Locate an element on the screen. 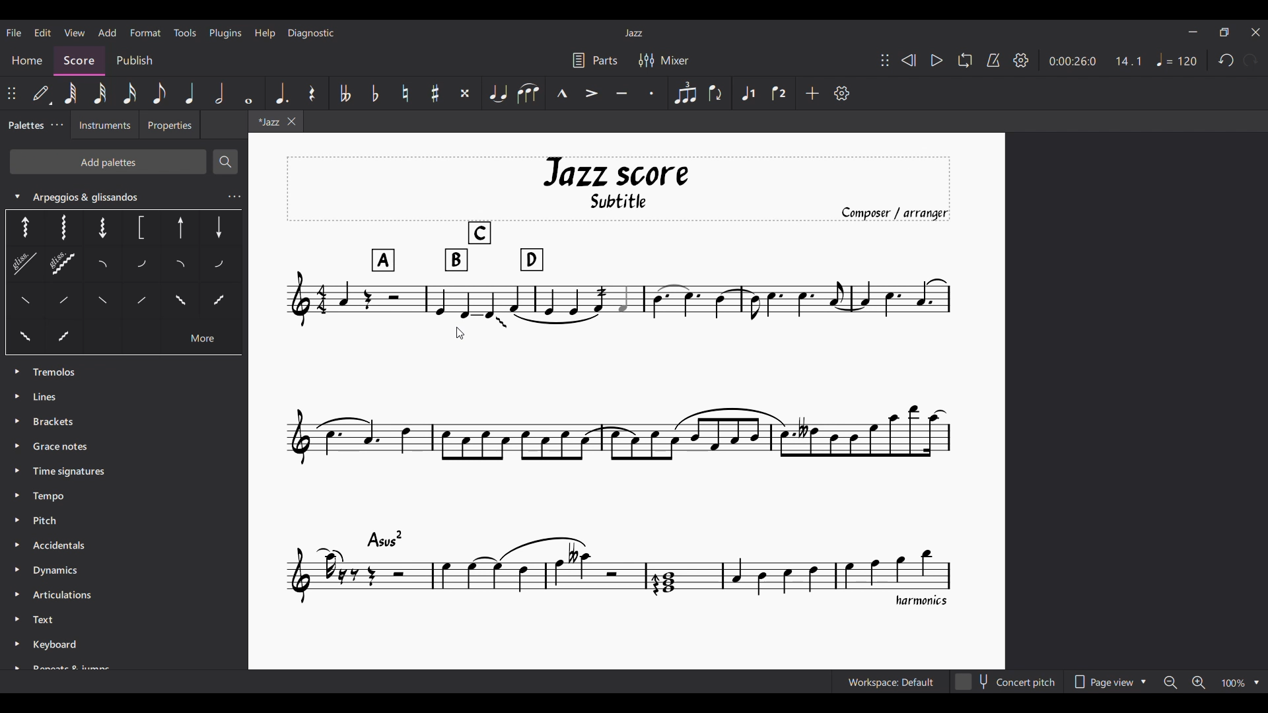 This screenshot has width=1268, height=713. Tuplet is located at coordinates (686, 94).